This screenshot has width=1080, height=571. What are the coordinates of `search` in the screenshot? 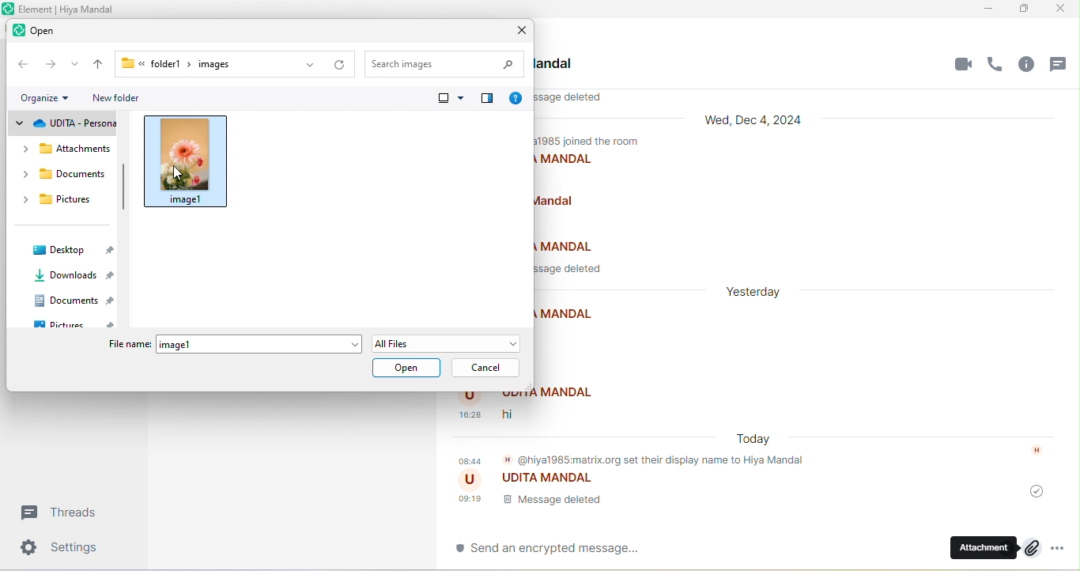 It's located at (444, 62).